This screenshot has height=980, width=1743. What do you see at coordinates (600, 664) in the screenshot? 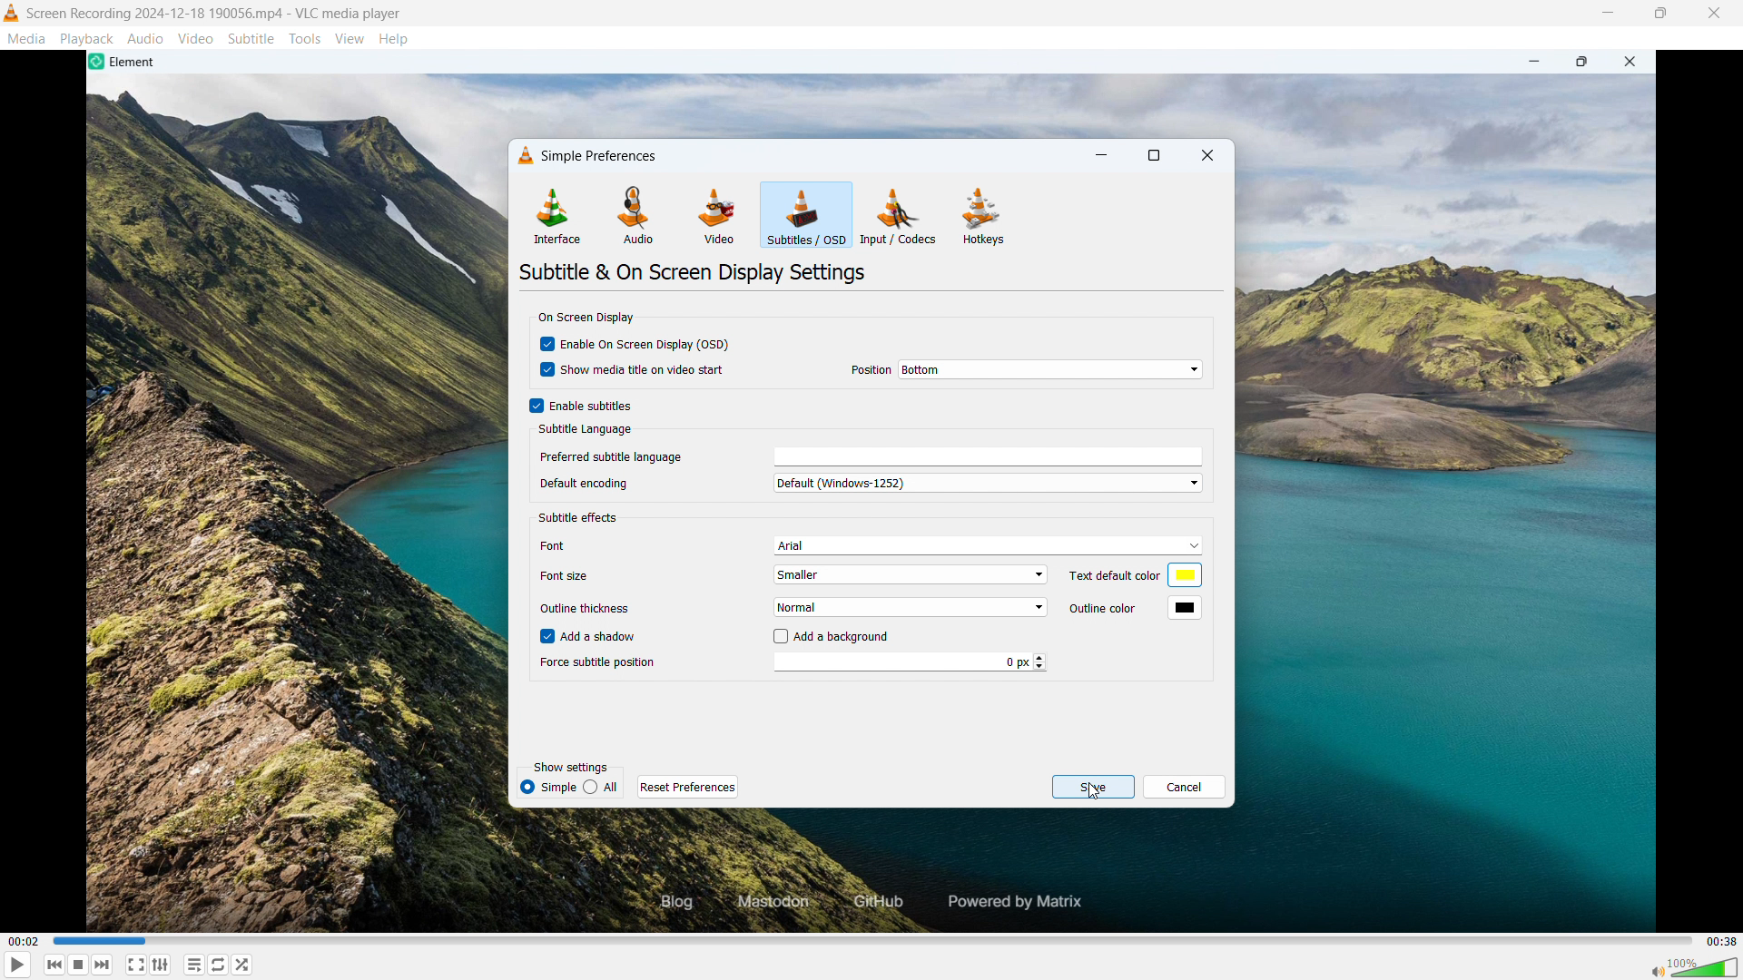
I see `Force subtitle position` at bounding box center [600, 664].